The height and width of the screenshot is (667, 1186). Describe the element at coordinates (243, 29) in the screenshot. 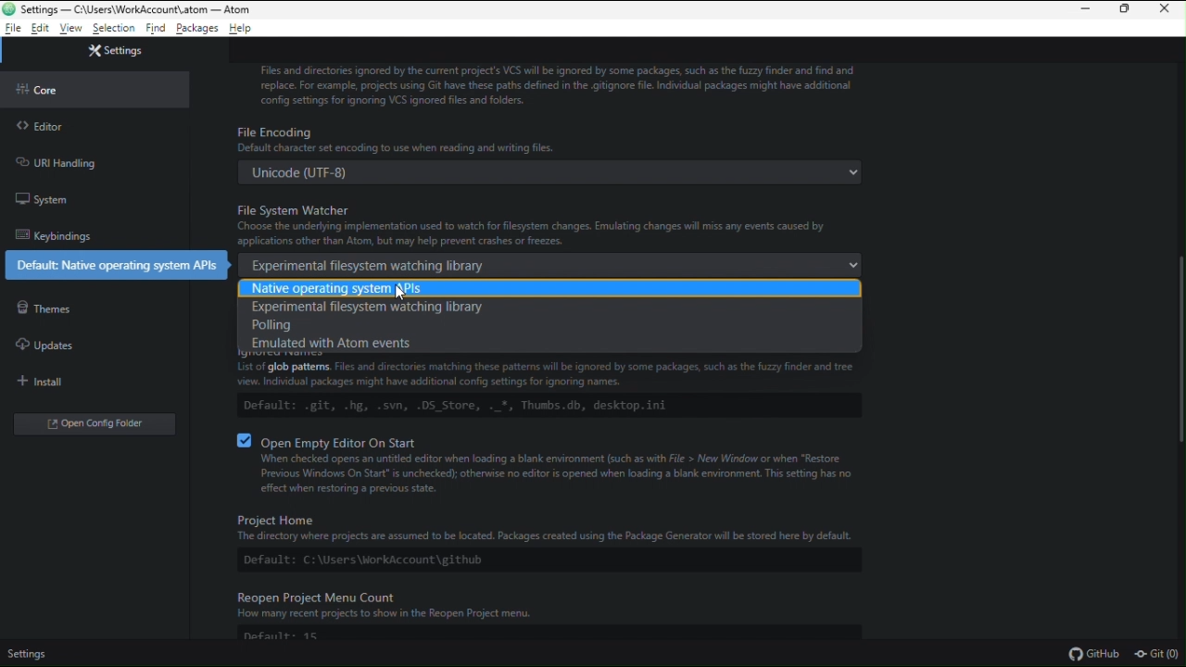

I see `help` at that location.